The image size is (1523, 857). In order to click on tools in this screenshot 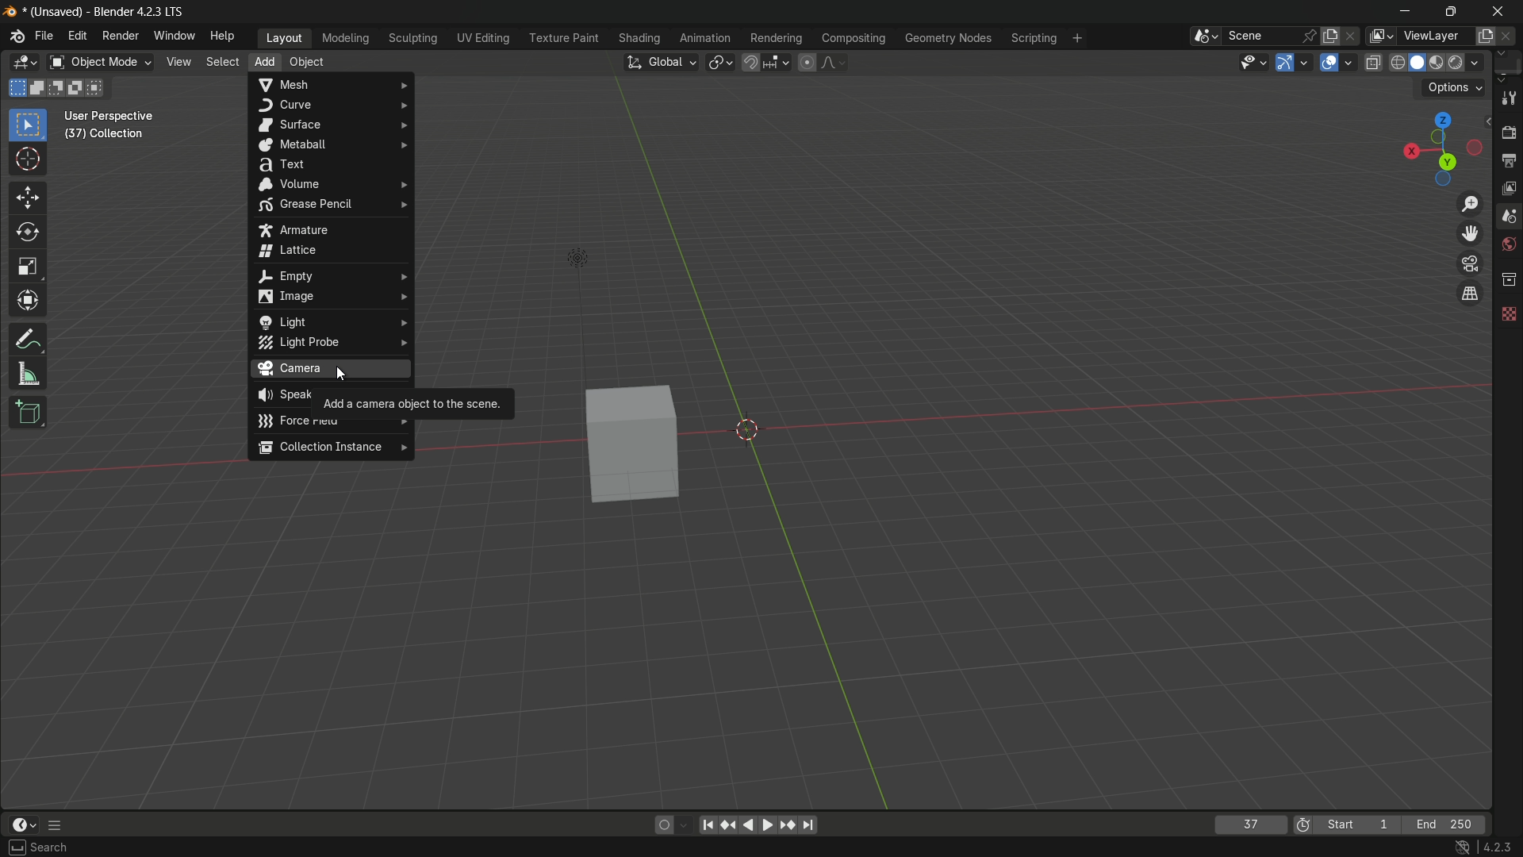, I will do `click(1508, 97)`.